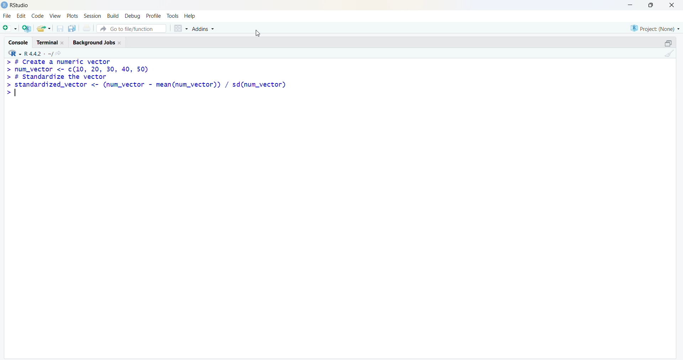  I want to click on > # Create a numeric vector

> num_vector <- c(10, 20, 30, 40, 50)

> # Standardize the vector

> standardized_vector <- (num_vector - mean(num_vector)) / sd(num_vector)
>|, so click(147, 78).